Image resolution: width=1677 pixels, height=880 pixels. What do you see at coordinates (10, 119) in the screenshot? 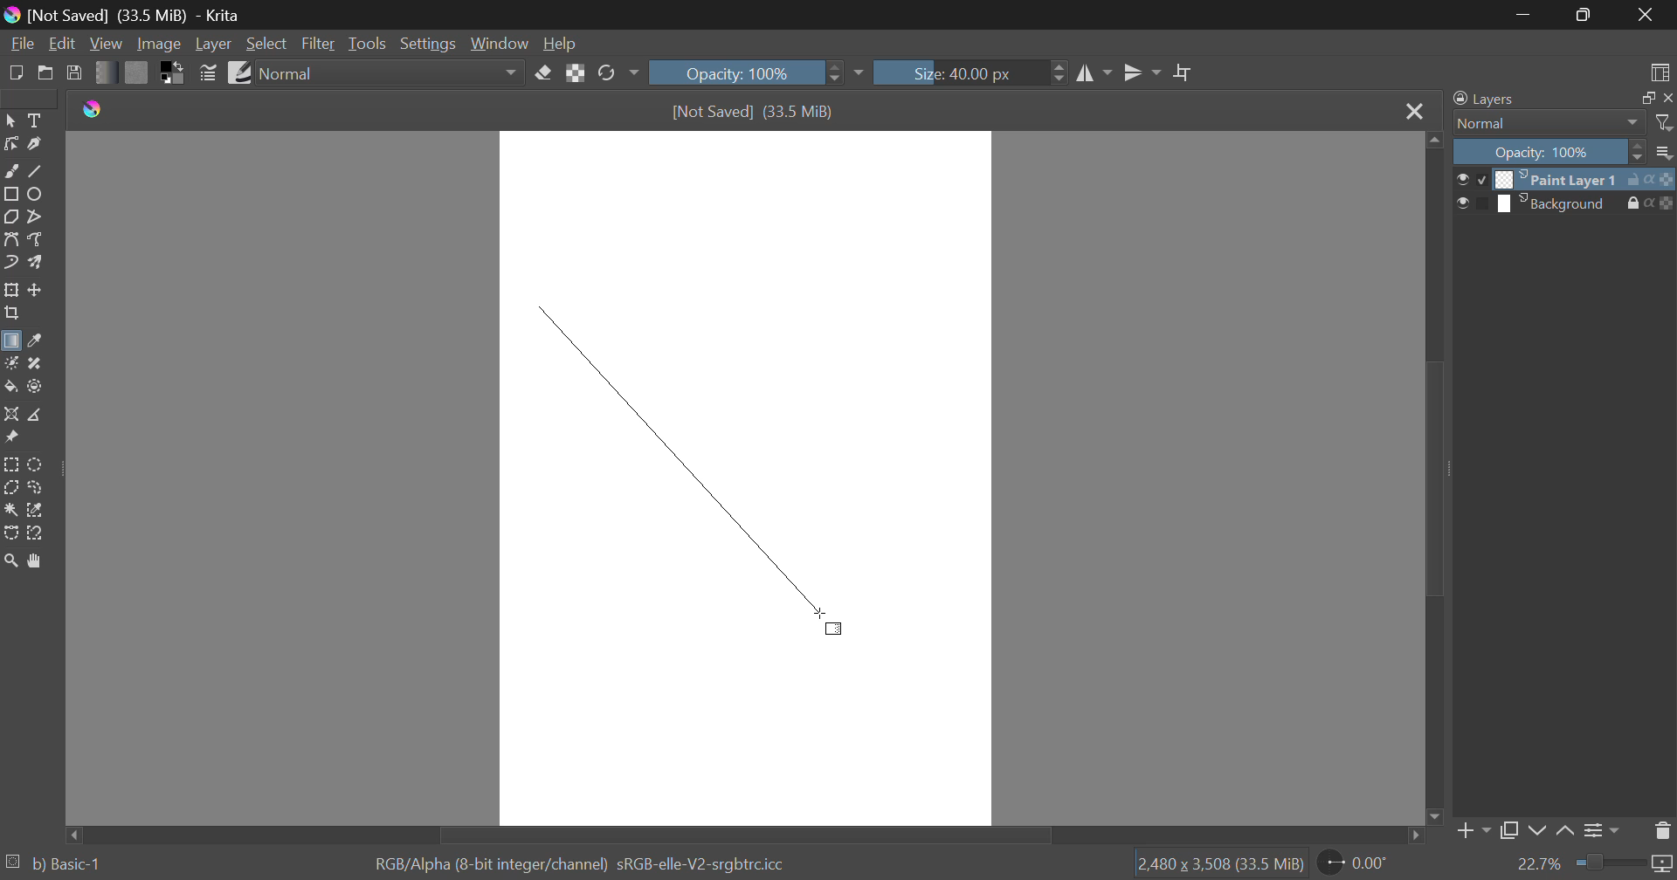
I see `Select` at bounding box center [10, 119].